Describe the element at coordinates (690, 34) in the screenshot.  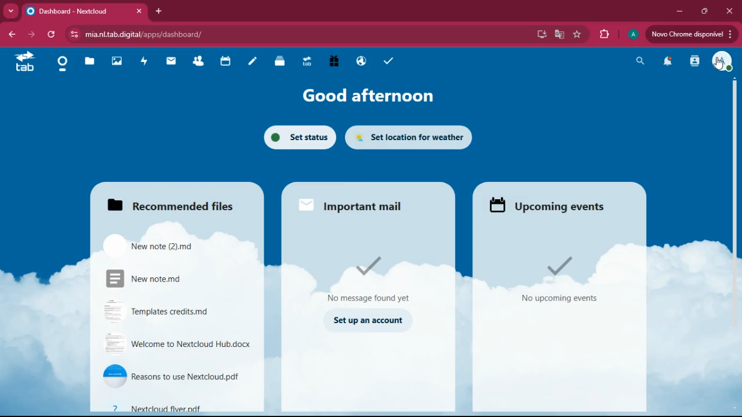
I see `update` at that location.